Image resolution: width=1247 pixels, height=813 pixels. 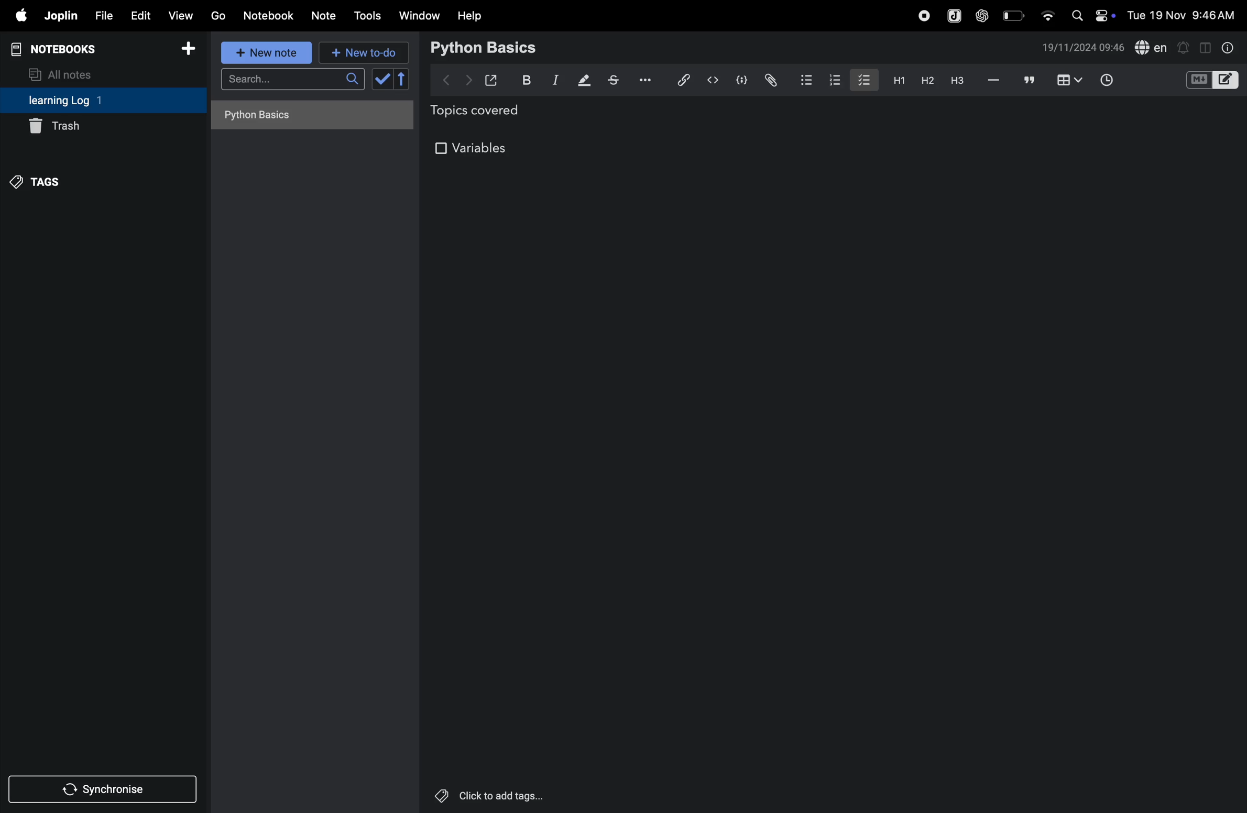 What do you see at coordinates (1119, 81) in the screenshot?
I see `add time` at bounding box center [1119, 81].